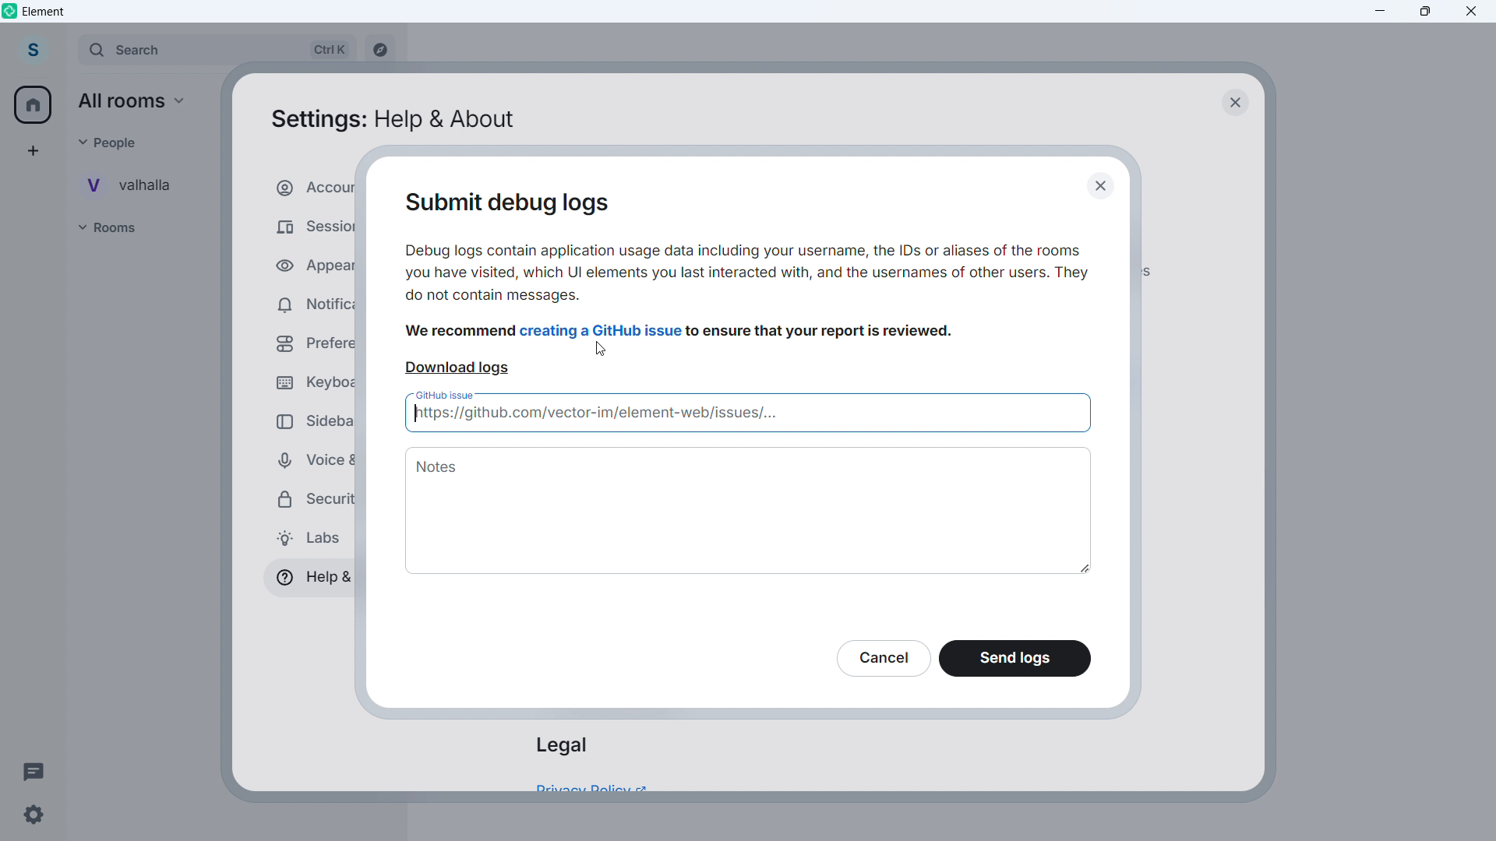 The image size is (1496, 841). Describe the element at coordinates (34, 105) in the screenshot. I see `home ` at that location.